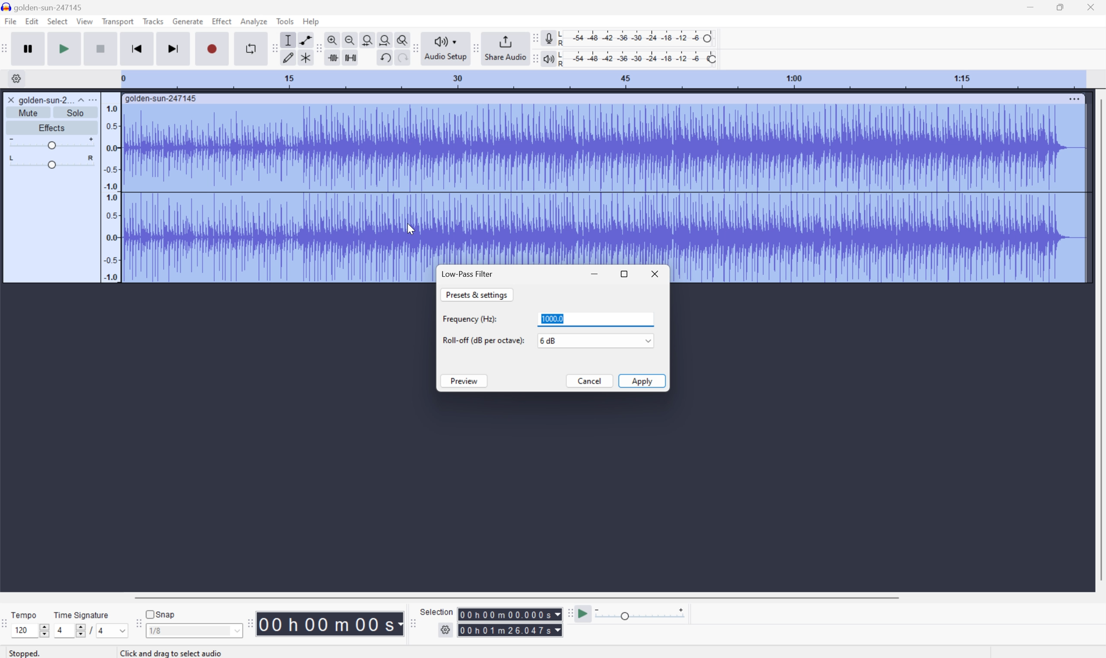 This screenshot has width=1106, height=658. What do you see at coordinates (447, 632) in the screenshot?
I see `Settings` at bounding box center [447, 632].